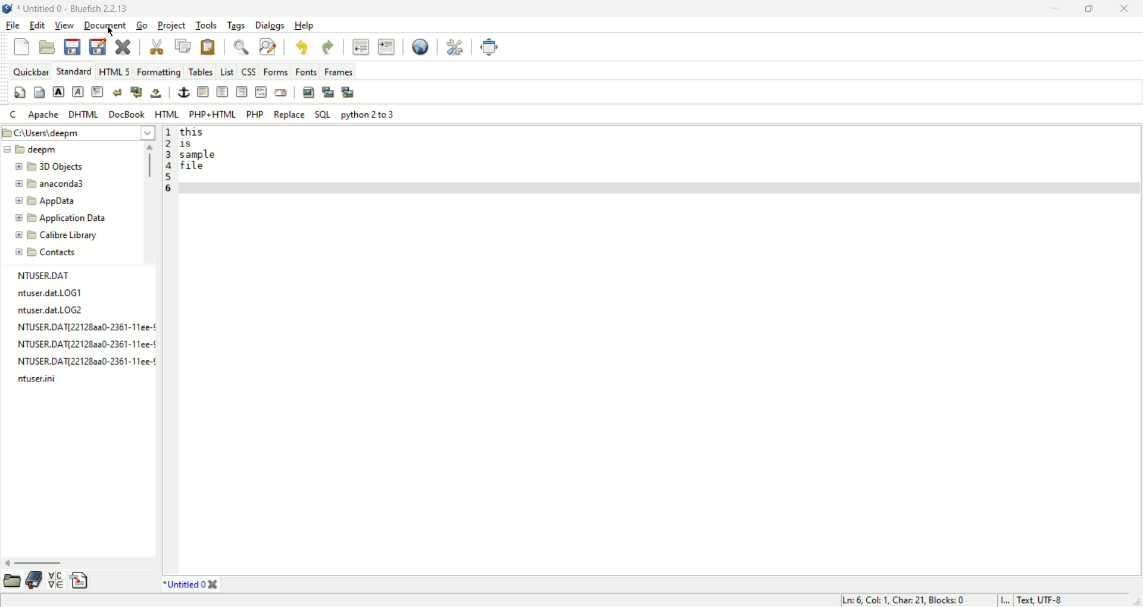 The image size is (1143, 607). I want to click on formatting, so click(160, 71).